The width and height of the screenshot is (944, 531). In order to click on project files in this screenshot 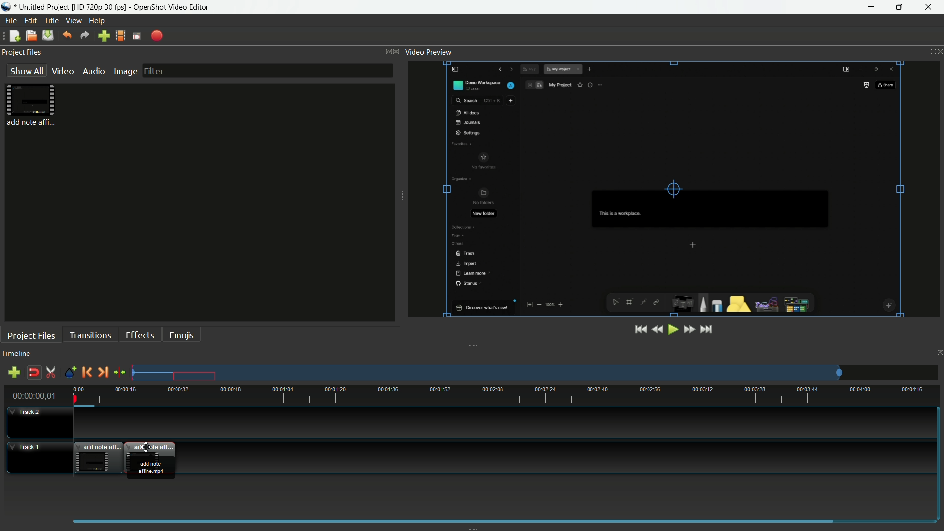, I will do `click(31, 336)`.